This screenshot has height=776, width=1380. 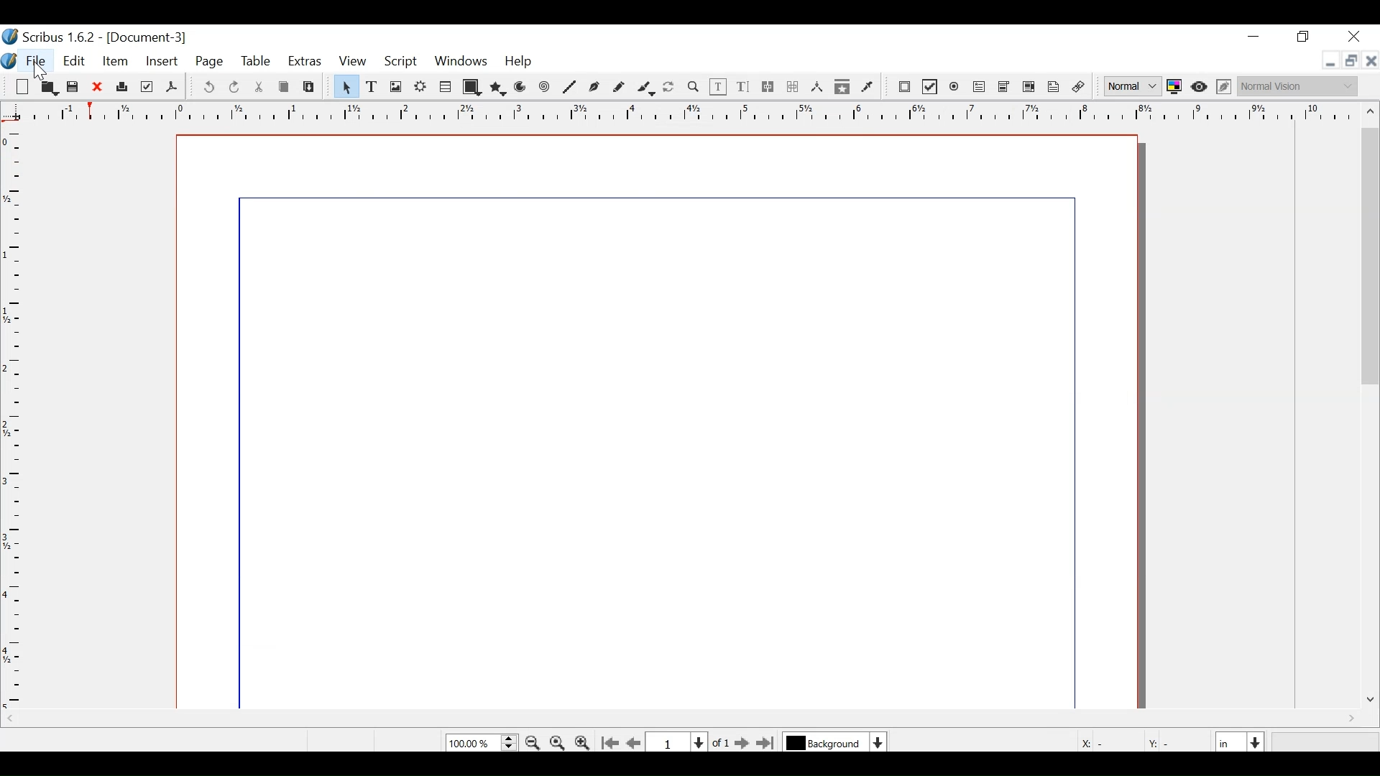 I want to click on Extras, so click(x=305, y=62).